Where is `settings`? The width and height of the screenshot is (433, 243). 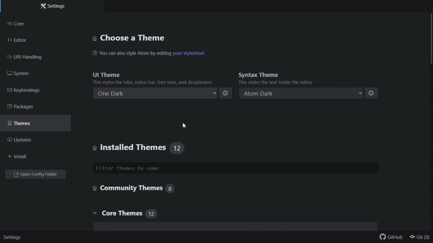
settings is located at coordinates (227, 93).